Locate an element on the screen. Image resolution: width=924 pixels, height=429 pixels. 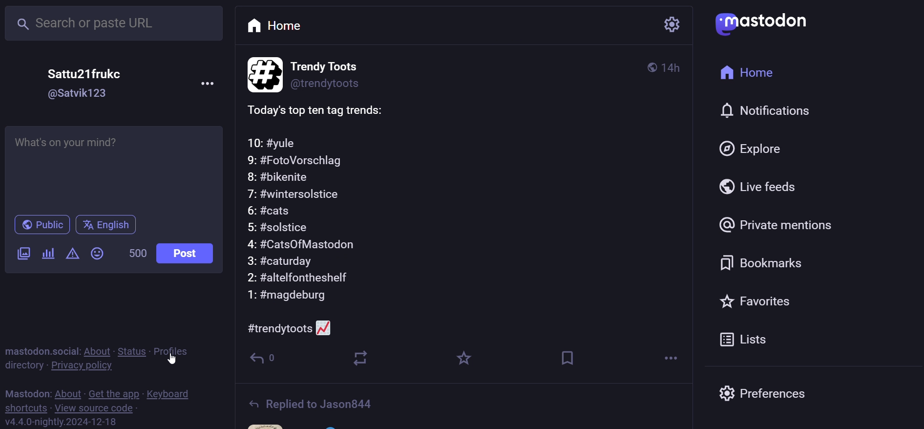
mastodon social is located at coordinates (40, 350).